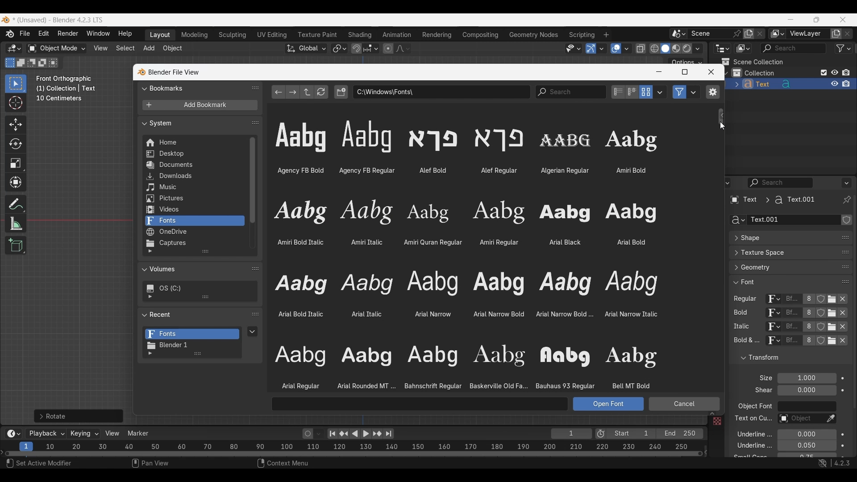  Describe the element at coordinates (318, 35) in the screenshot. I see `Texture paint workspace` at that location.